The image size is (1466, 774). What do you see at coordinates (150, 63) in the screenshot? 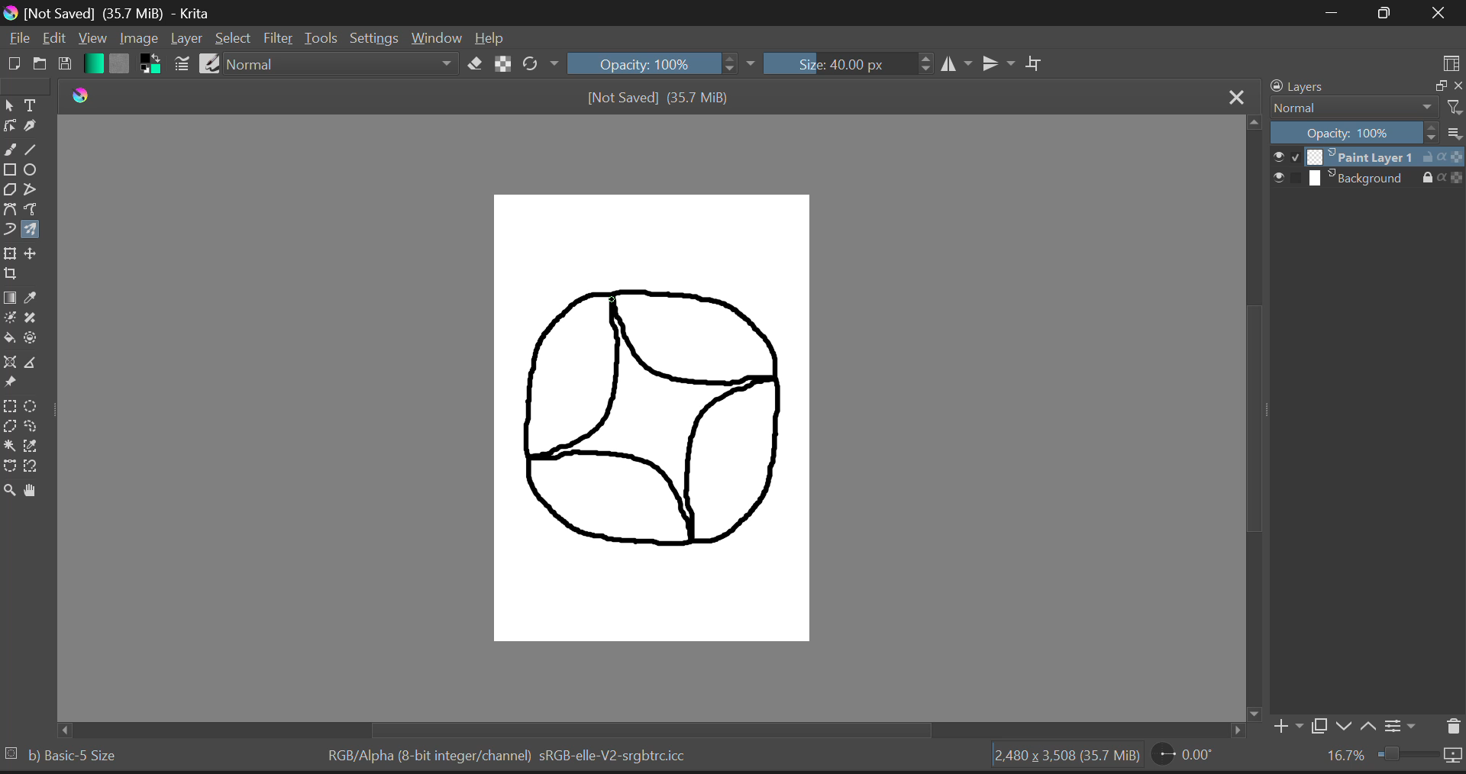
I see `Colors in Use` at bounding box center [150, 63].